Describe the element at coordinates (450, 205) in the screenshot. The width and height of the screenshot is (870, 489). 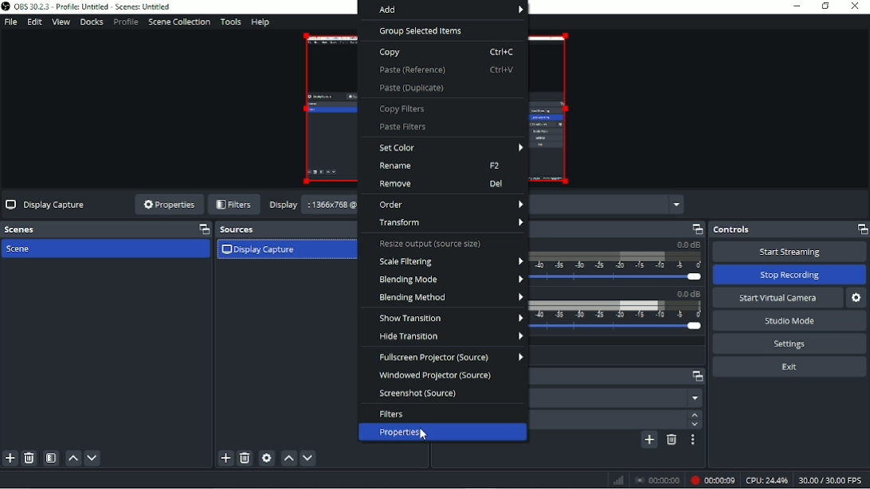
I see `Order` at that location.